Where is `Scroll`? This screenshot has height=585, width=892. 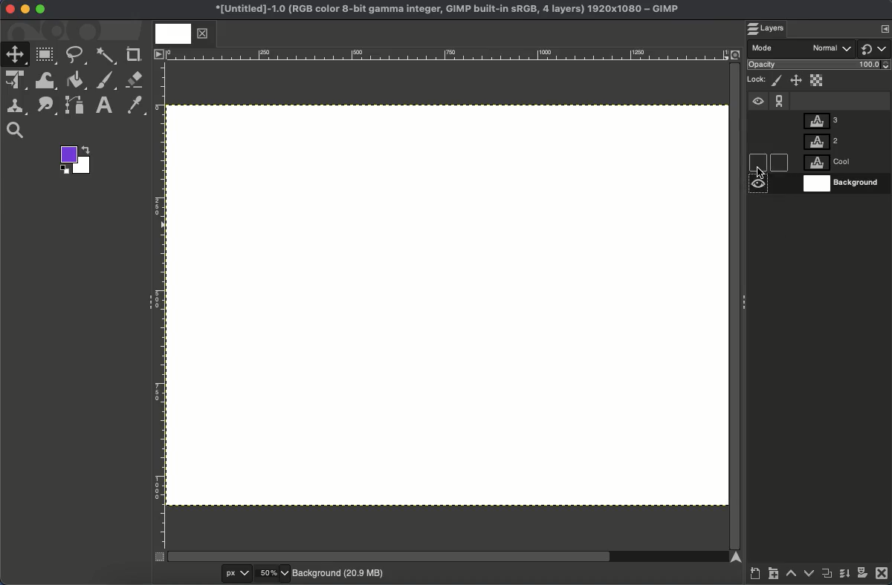
Scroll is located at coordinates (448, 557).